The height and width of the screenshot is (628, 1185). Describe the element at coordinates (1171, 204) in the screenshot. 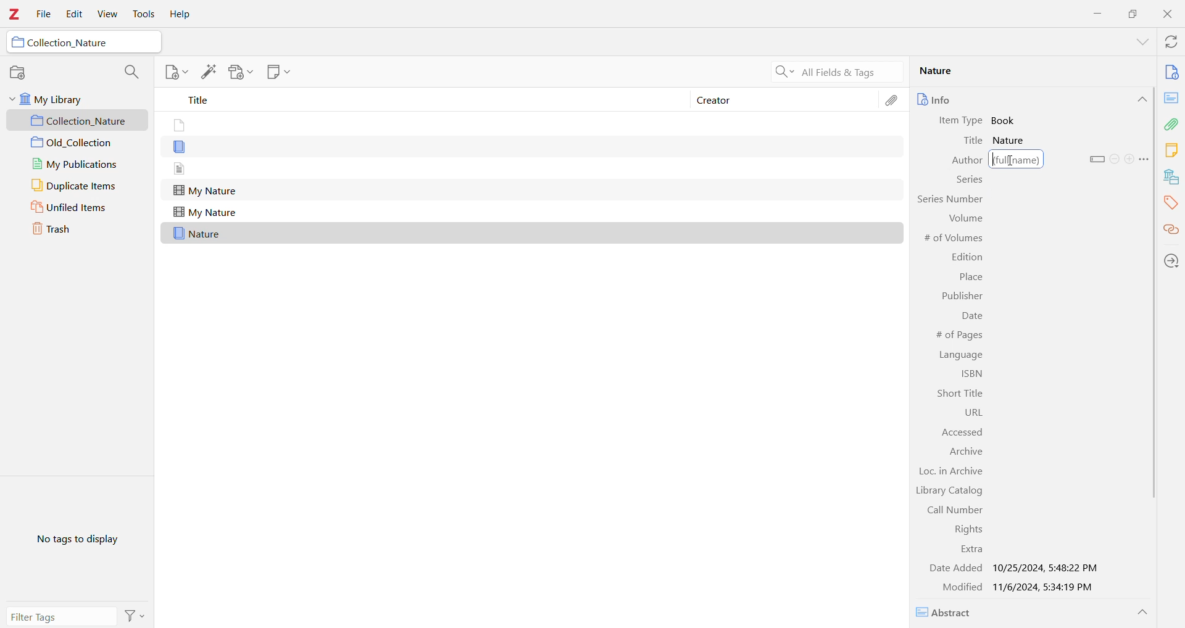

I see `Tags` at that location.